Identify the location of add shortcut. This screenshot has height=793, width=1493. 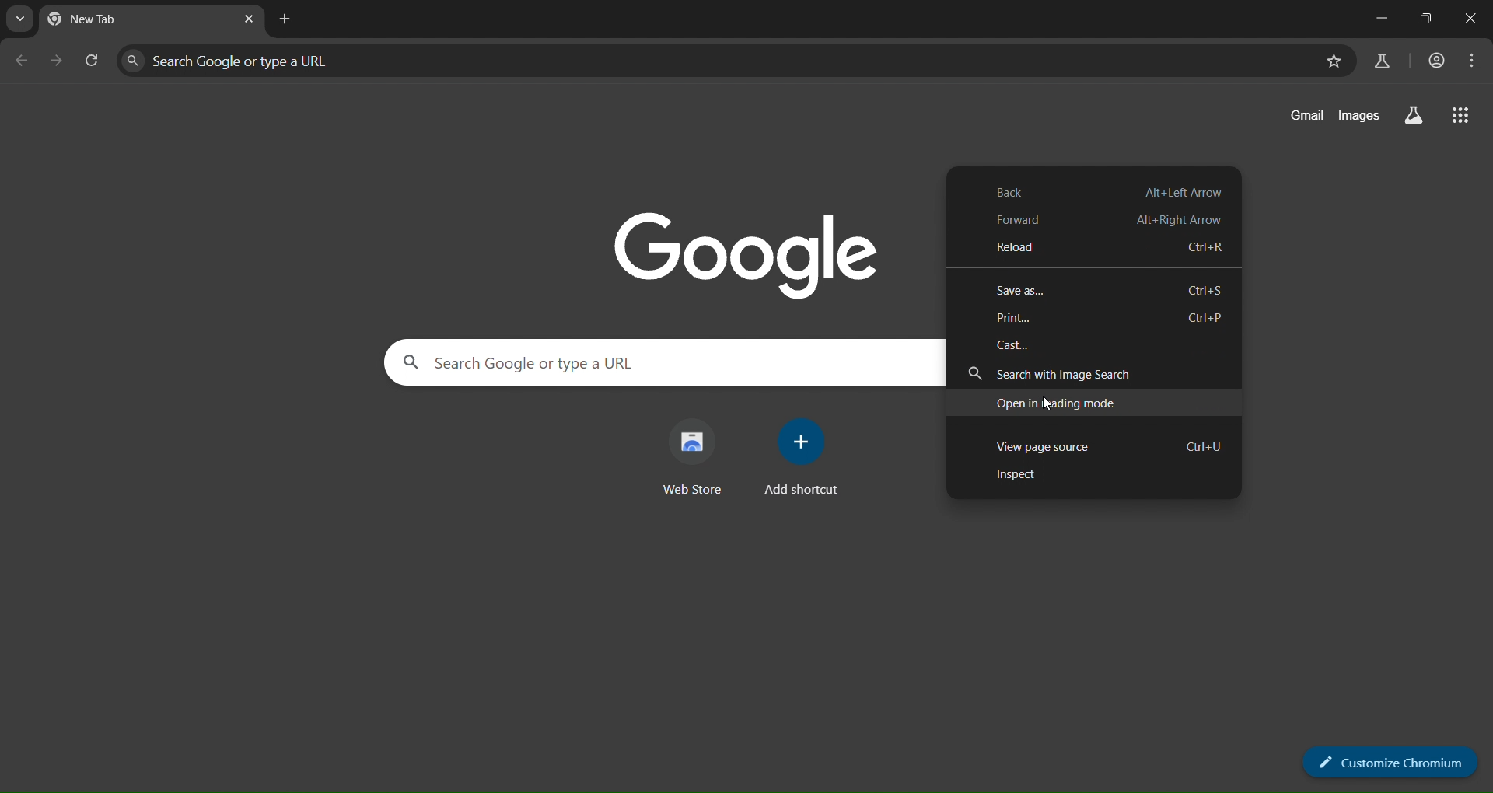
(806, 454).